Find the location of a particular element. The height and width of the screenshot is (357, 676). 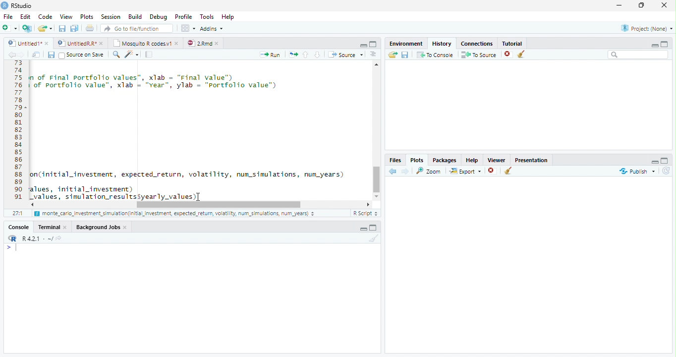

Search is located at coordinates (638, 55).